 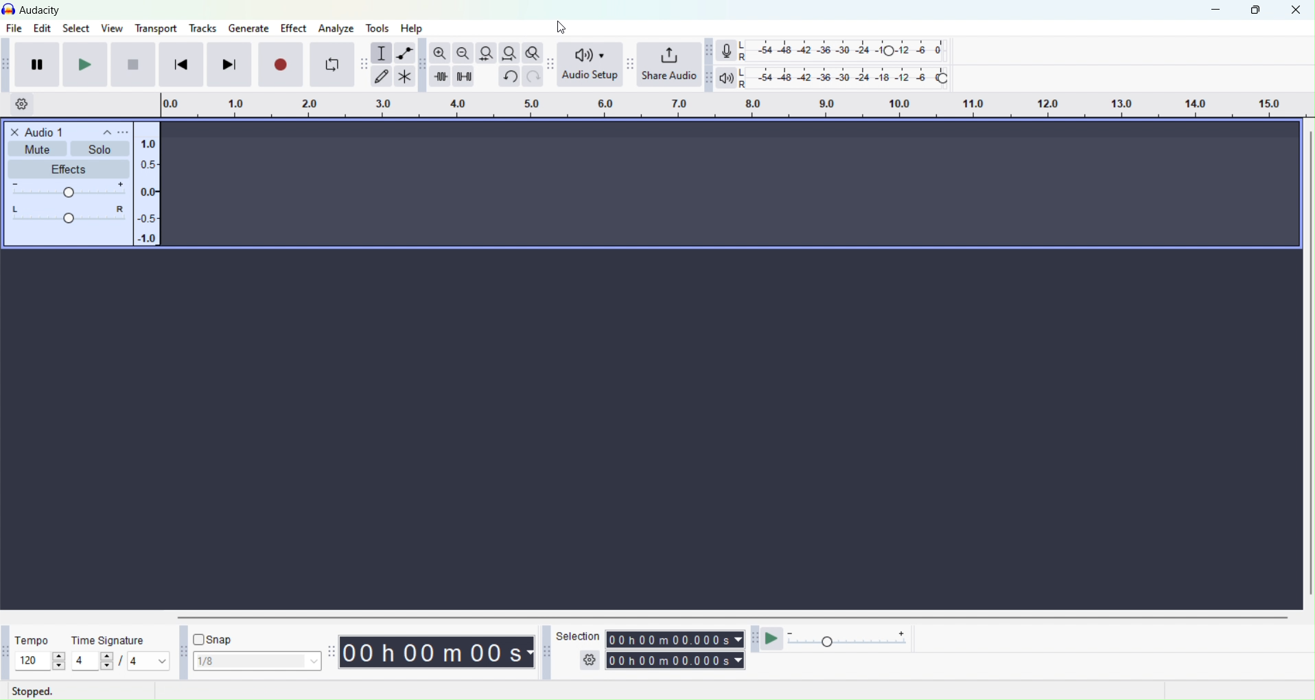 What do you see at coordinates (290, 27) in the screenshot?
I see `Effect` at bounding box center [290, 27].